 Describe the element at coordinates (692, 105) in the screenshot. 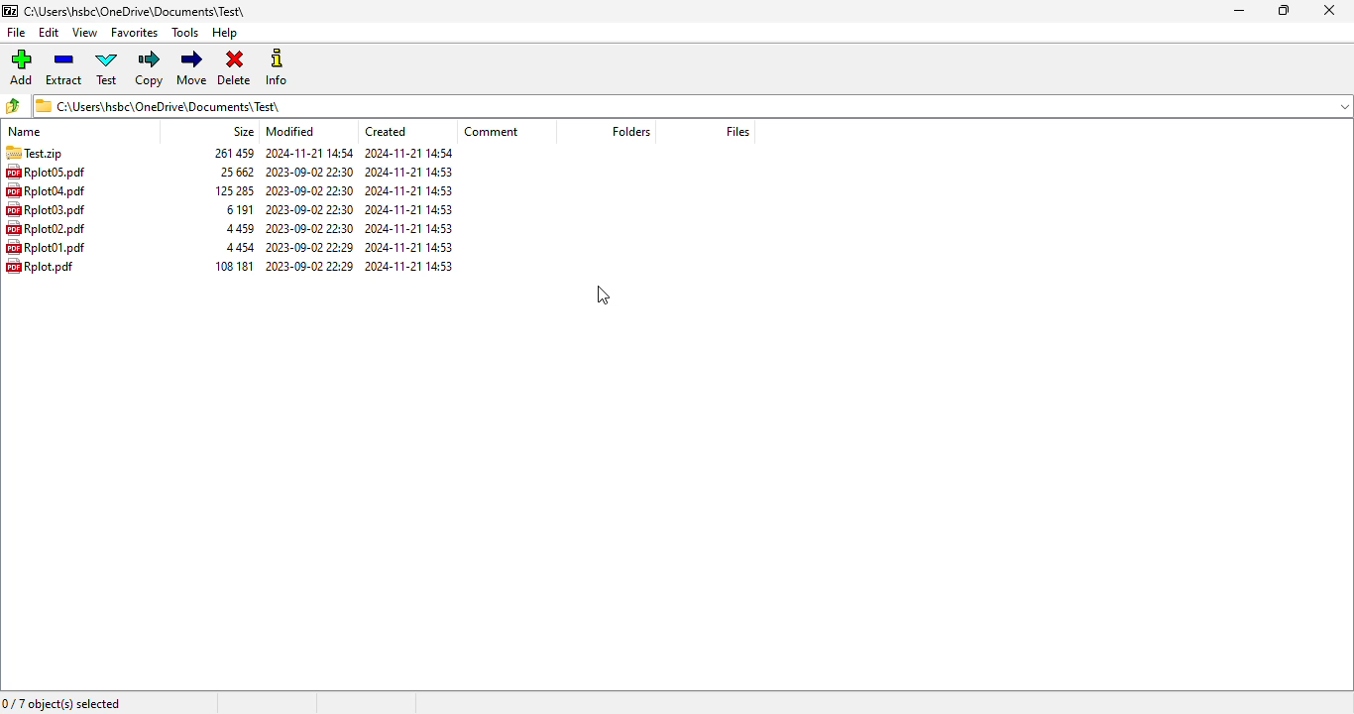

I see `current folder` at that location.